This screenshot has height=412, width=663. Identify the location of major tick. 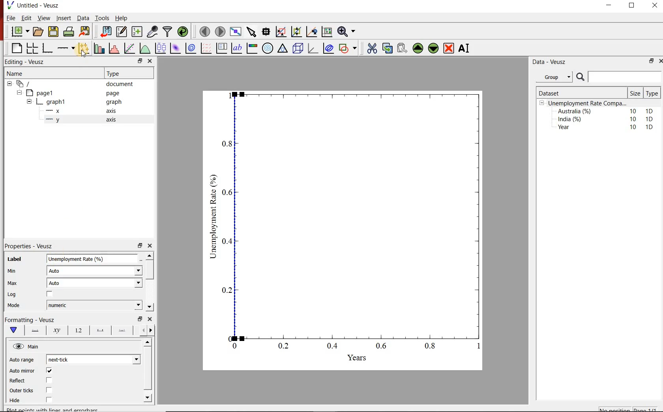
(100, 330).